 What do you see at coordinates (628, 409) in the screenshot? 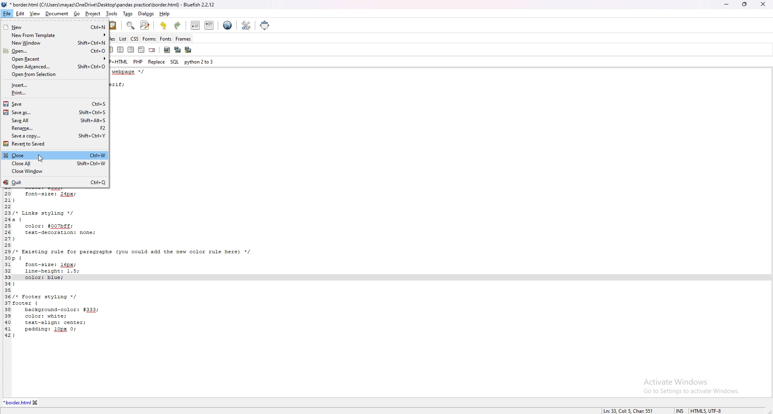
I see `description` at bounding box center [628, 409].